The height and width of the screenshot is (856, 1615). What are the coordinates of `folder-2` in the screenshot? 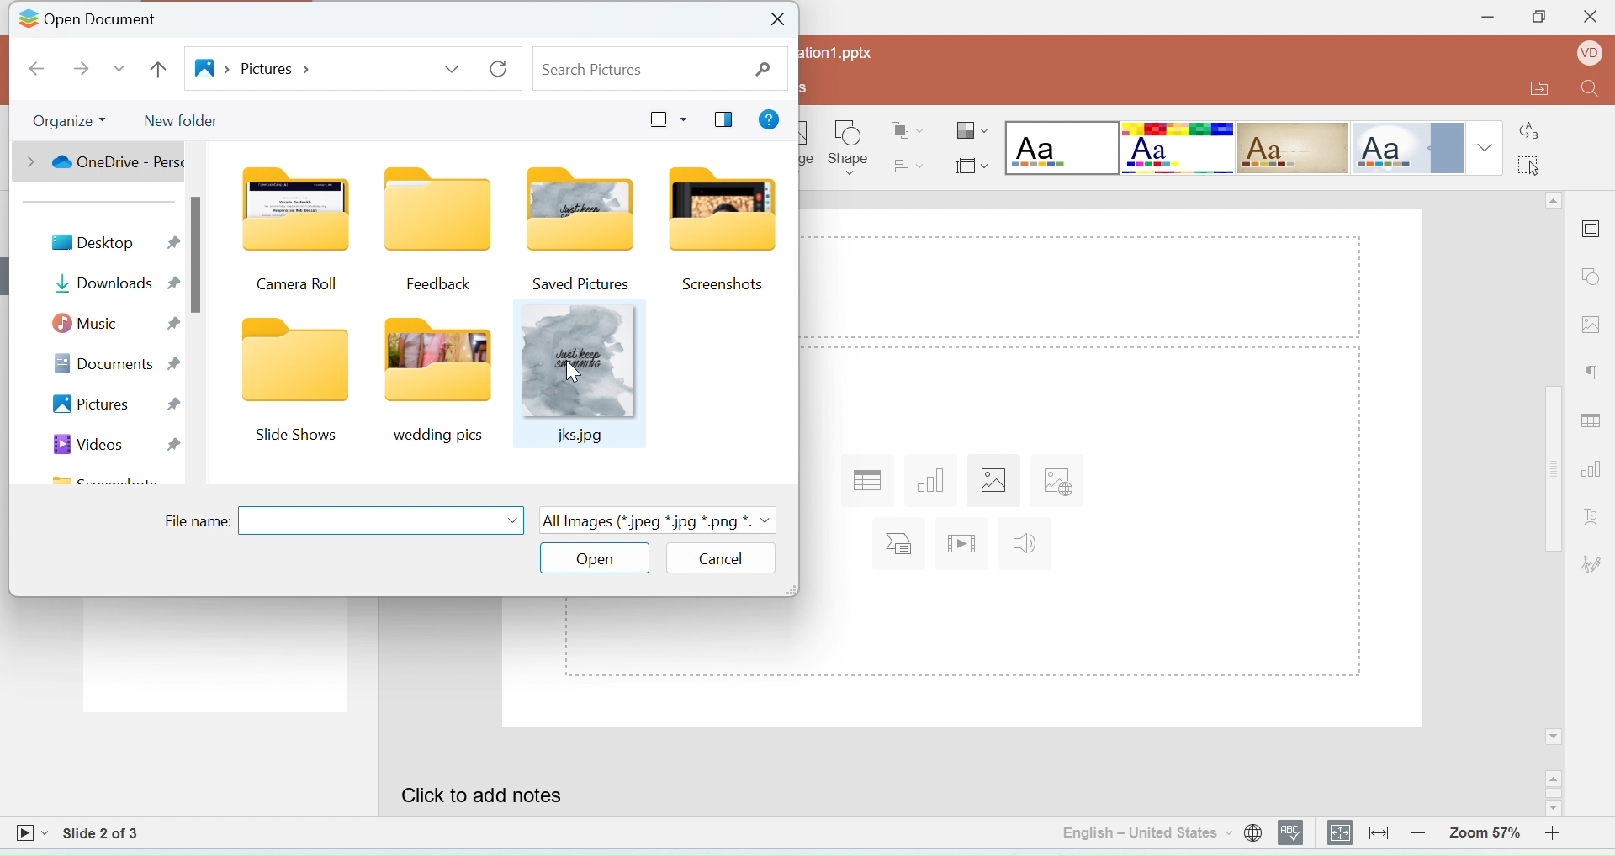 It's located at (435, 230).